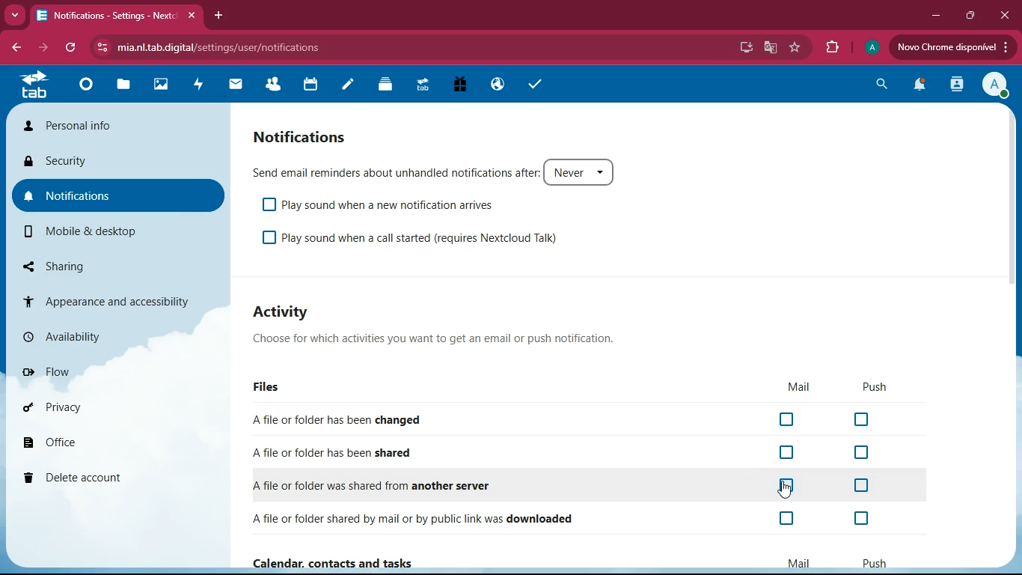  Describe the element at coordinates (33, 86) in the screenshot. I see `tab` at that location.